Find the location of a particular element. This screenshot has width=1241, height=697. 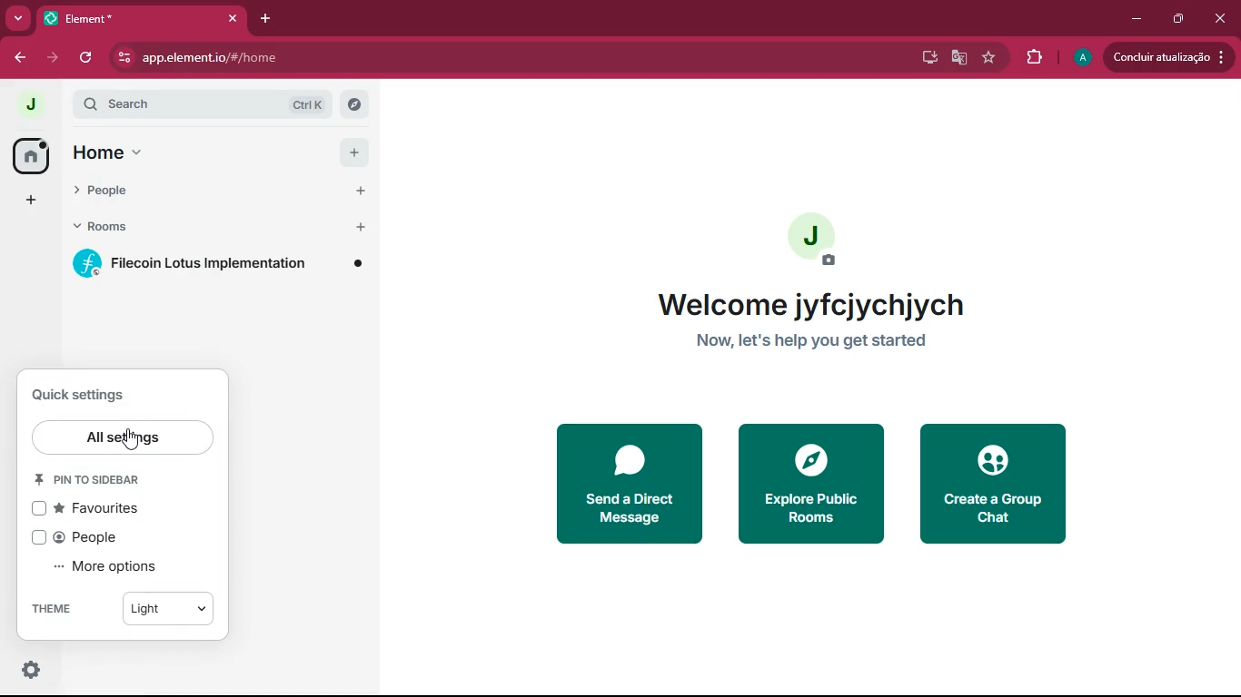

create a group chat is located at coordinates (988, 486).